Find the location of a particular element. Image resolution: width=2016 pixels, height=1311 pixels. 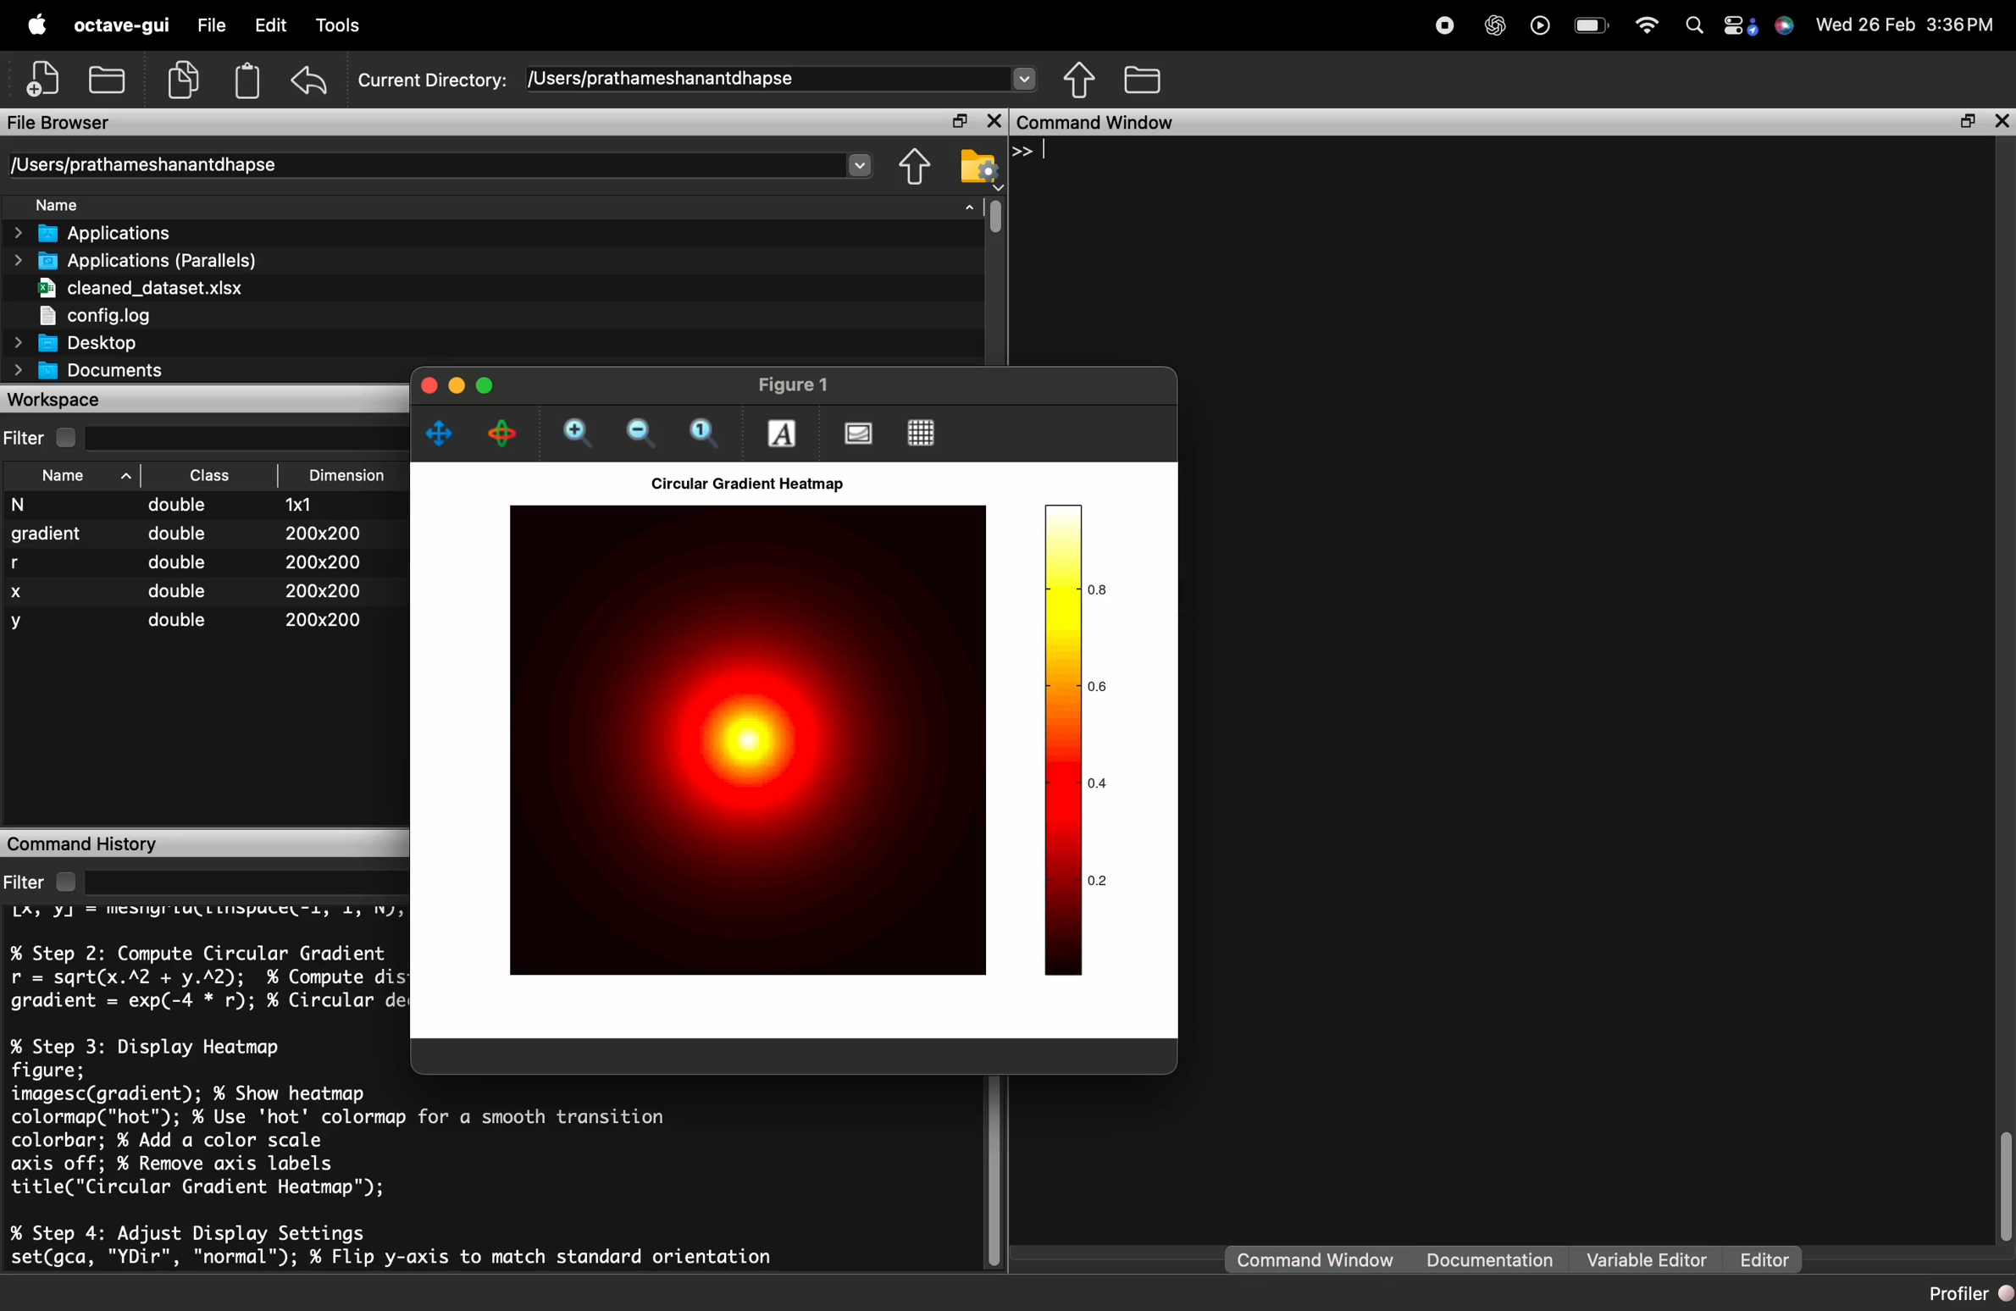

200x200 is located at coordinates (320, 590).